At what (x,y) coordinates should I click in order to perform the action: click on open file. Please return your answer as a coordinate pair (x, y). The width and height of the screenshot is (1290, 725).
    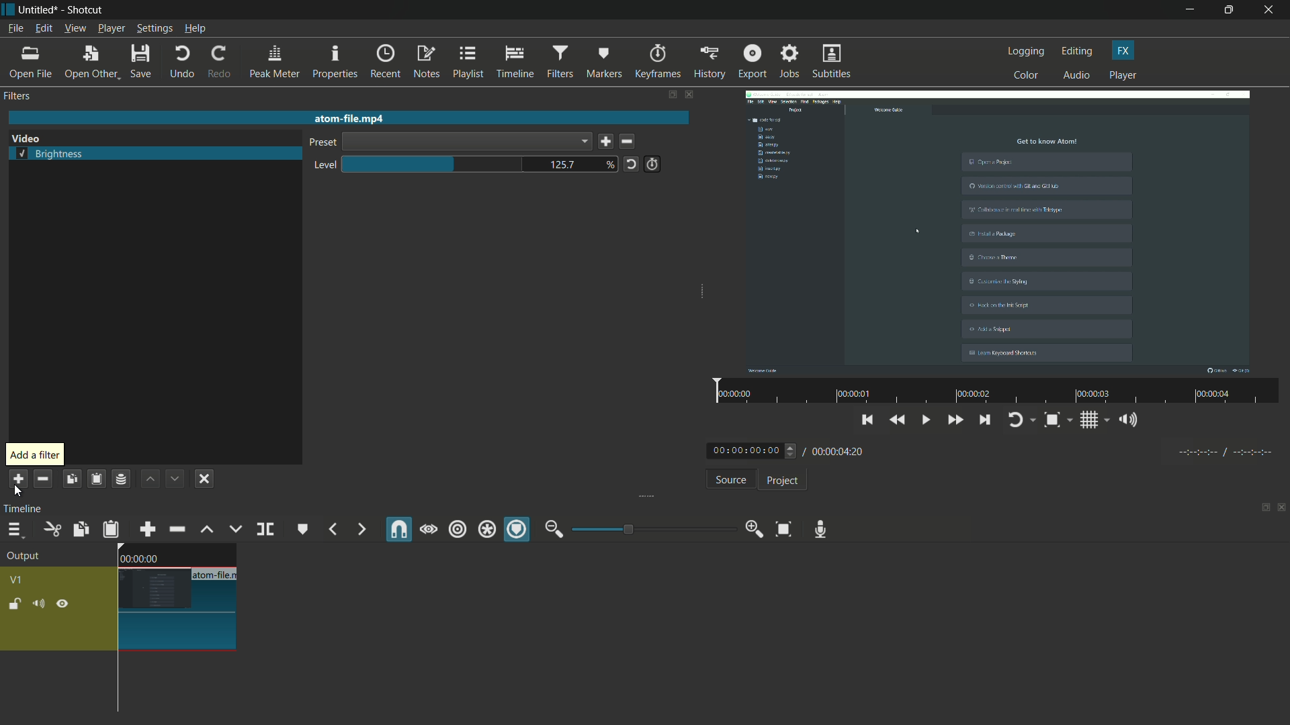
    Looking at the image, I should click on (32, 62).